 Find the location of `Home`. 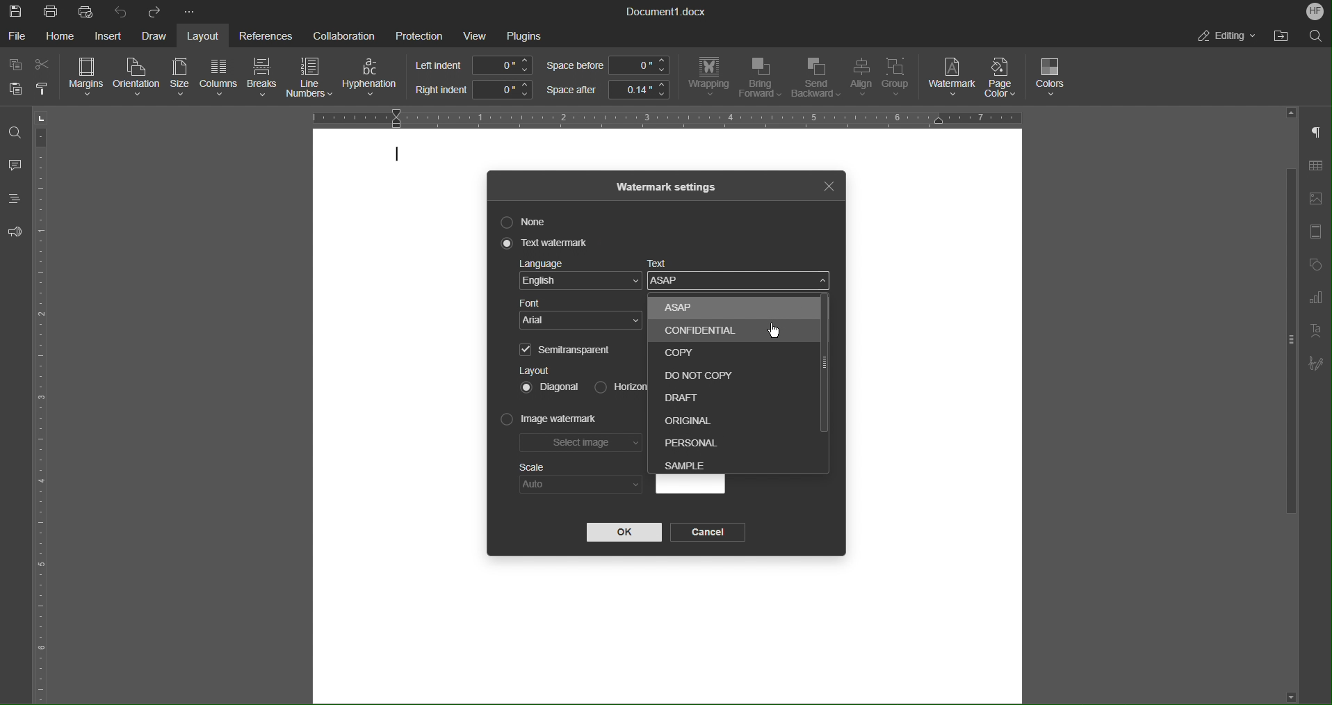

Home is located at coordinates (63, 36).